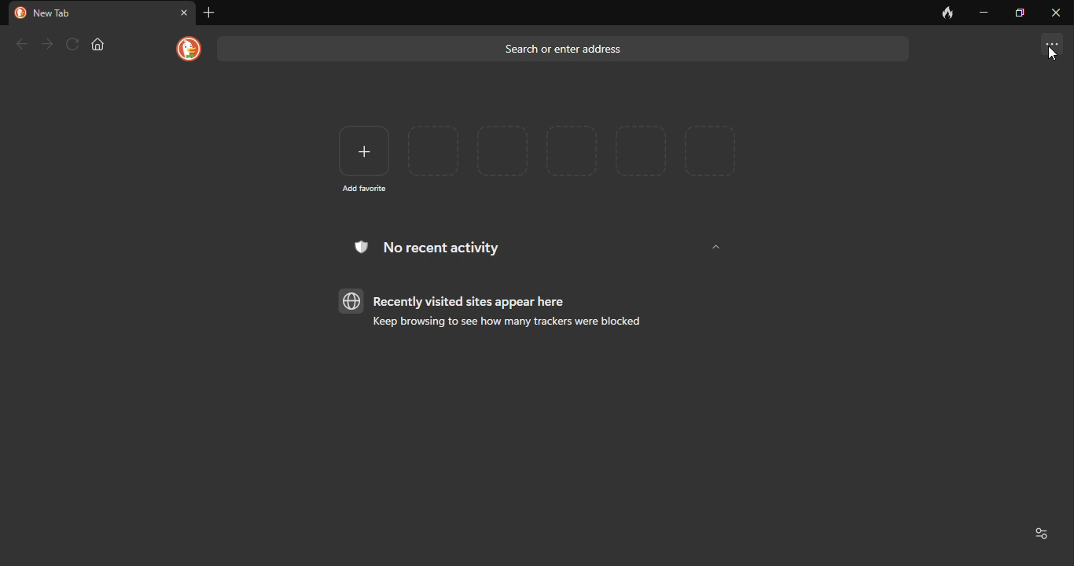 The width and height of the screenshot is (1074, 566). I want to click on no recent activity, so click(440, 250).